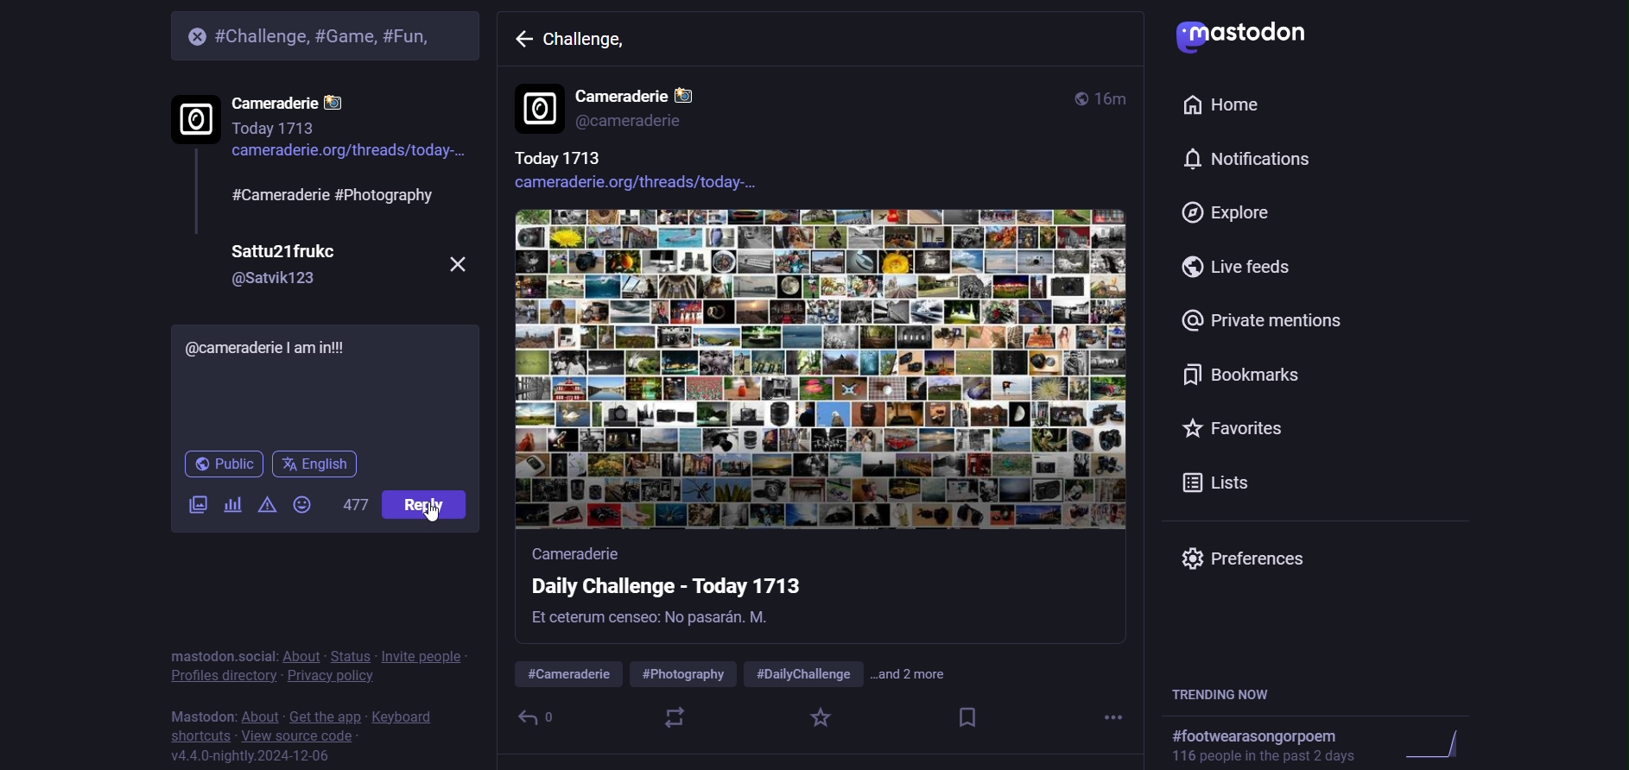 The image size is (1629, 770). What do you see at coordinates (1242, 268) in the screenshot?
I see `live feed` at bounding box center [1242, 268].